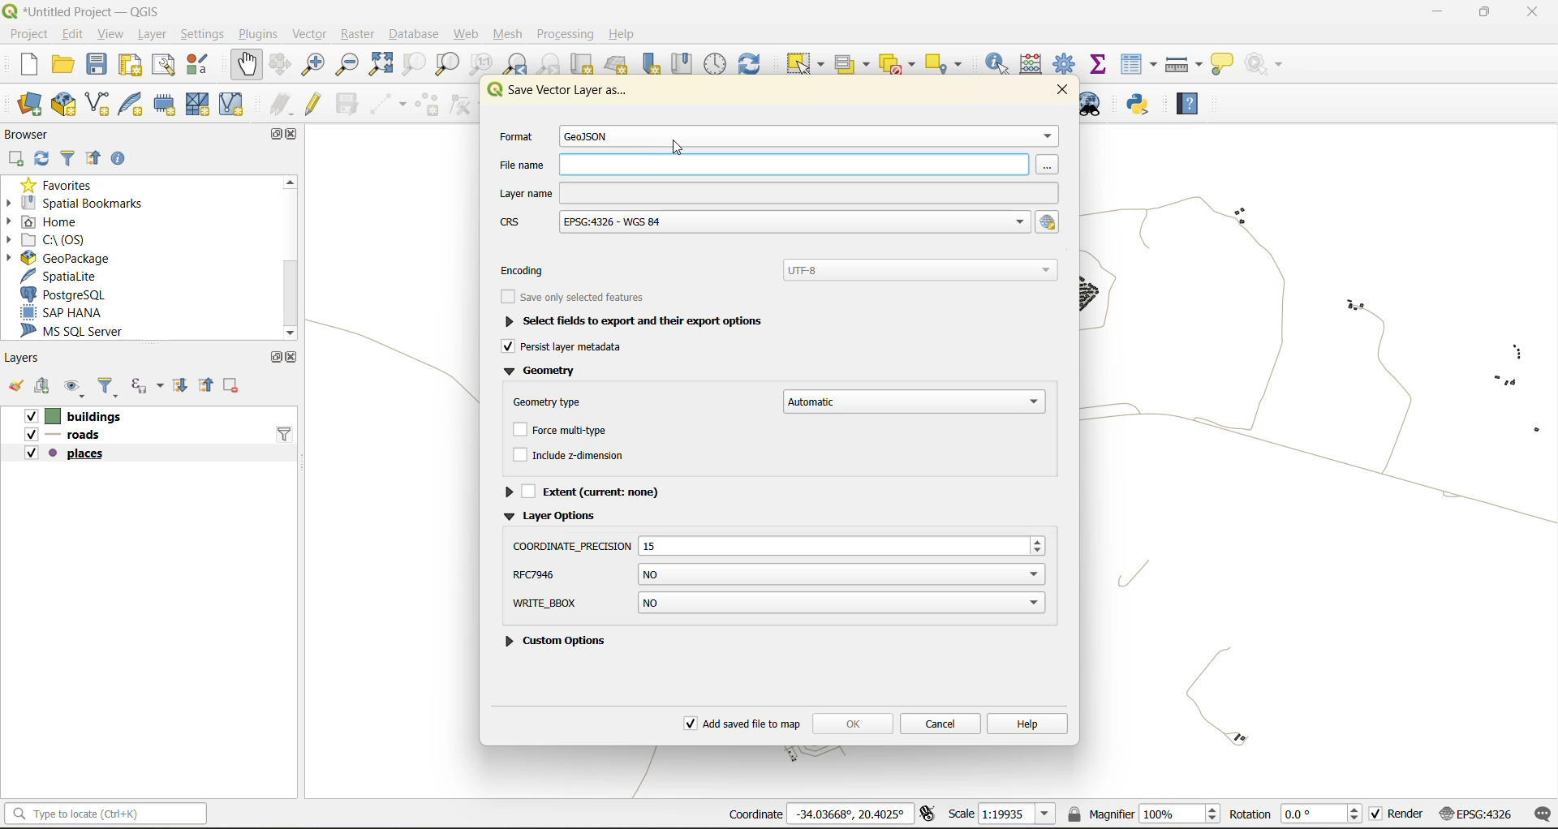 Image resolution: width=1558 pixels, height=829 pixels. I want to click on persist layer  metadata, so click(583, 349).